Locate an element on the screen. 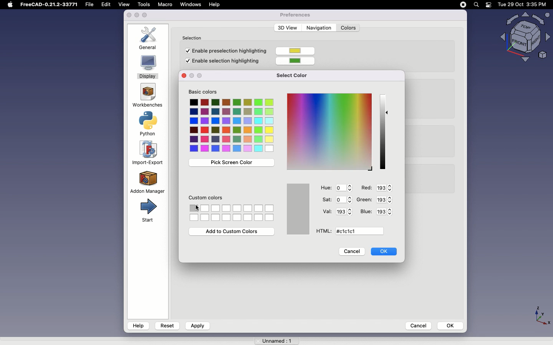  Import-Export is located at coordinates (149, 153).